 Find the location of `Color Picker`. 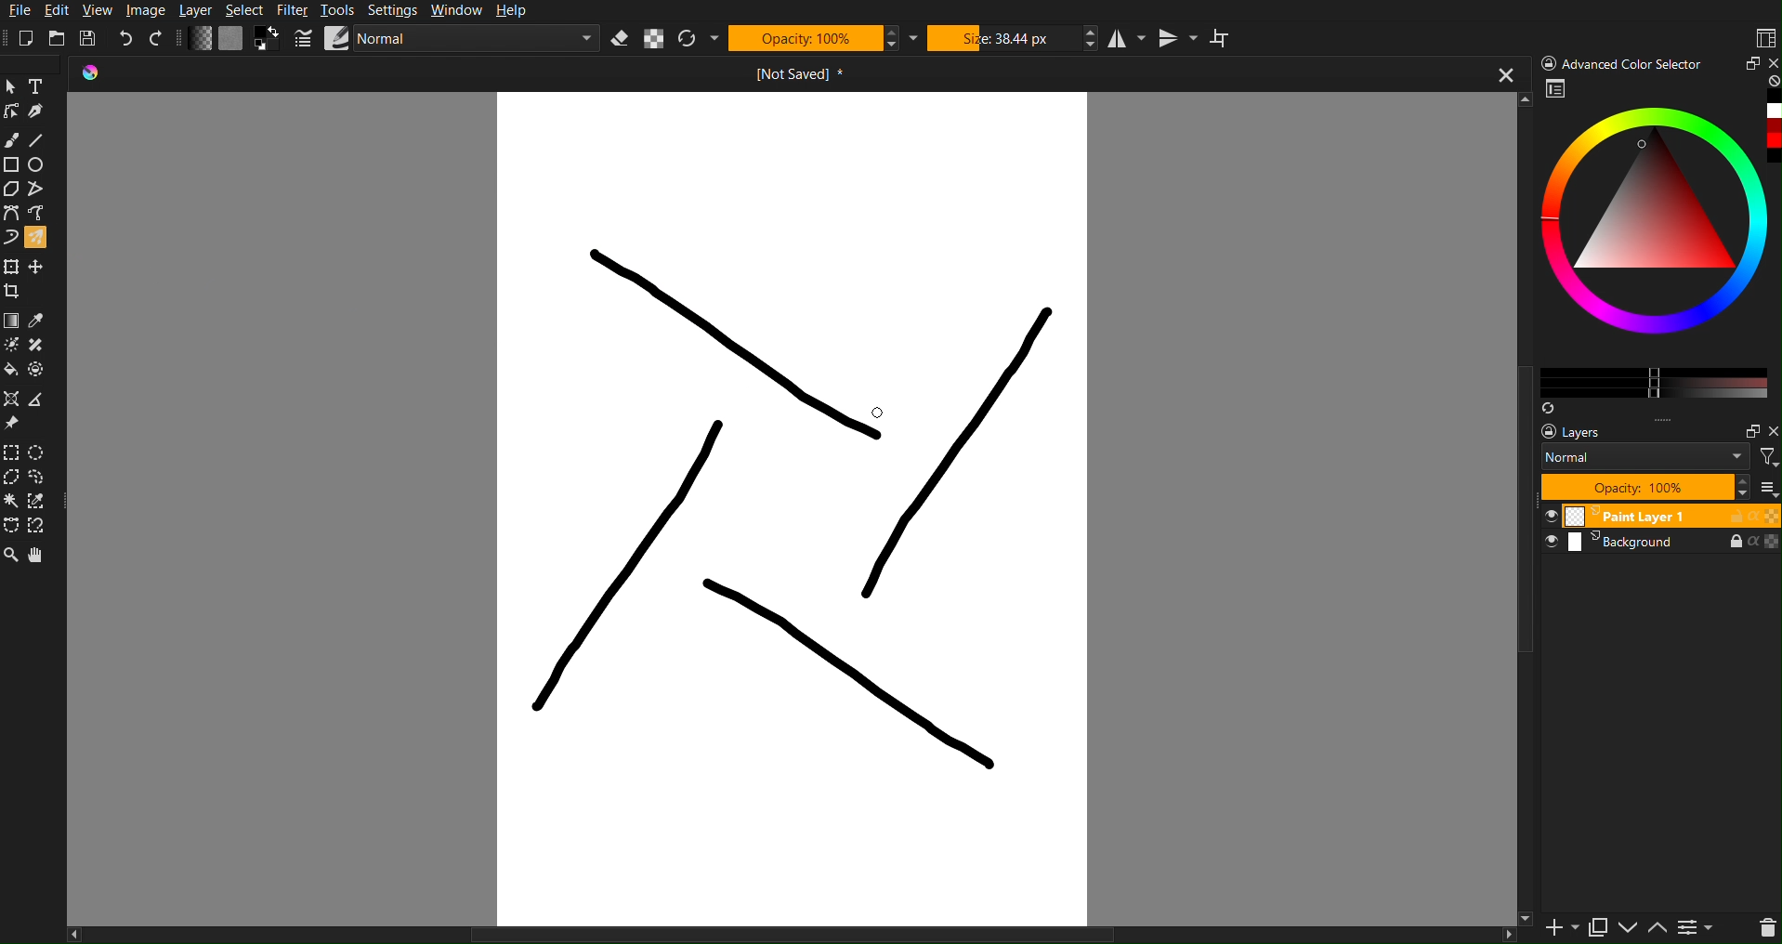

Color Picker is located at coordinates (41, 320).